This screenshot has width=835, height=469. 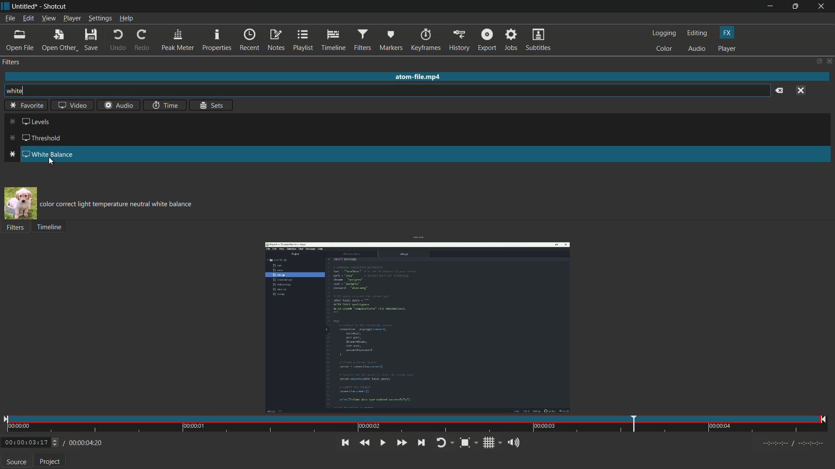 What do you see at coordinates (302, 40) in the screenshot?
I see `playlist` at bounding box center [302, 40].